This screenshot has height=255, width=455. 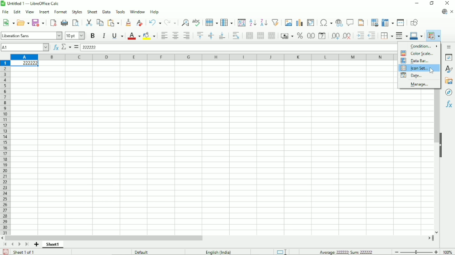 I want to click on Sidebar settings, so click(x=449, y=47).